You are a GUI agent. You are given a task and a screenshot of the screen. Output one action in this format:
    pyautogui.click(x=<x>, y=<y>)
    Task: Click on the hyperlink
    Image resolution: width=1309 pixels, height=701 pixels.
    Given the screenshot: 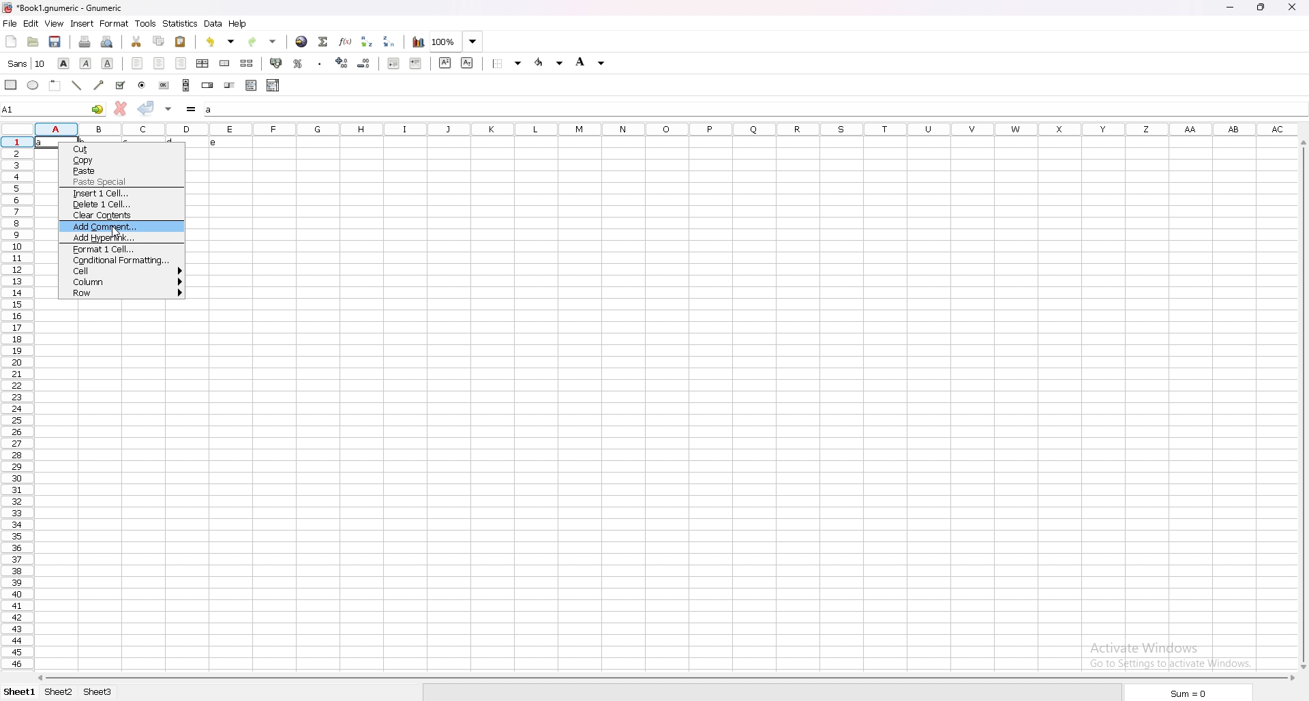 What is the action you would take?
    pyautogui.click(x=302, y=42)
    